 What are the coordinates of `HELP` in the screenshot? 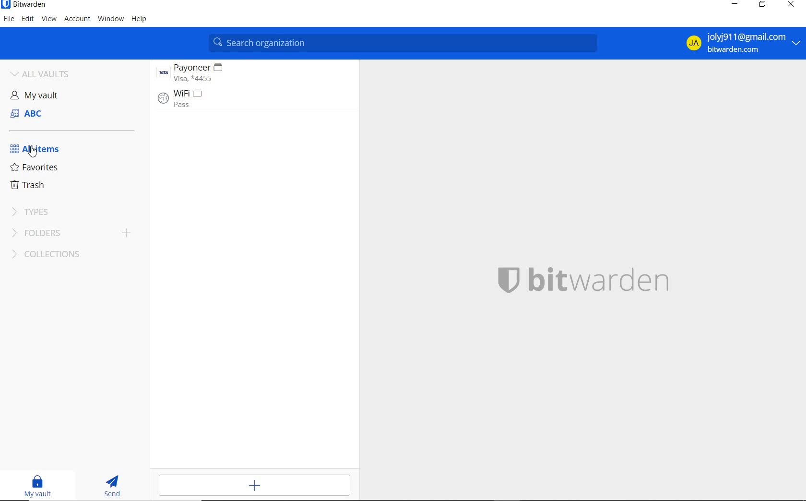 It's located at (139, 20).